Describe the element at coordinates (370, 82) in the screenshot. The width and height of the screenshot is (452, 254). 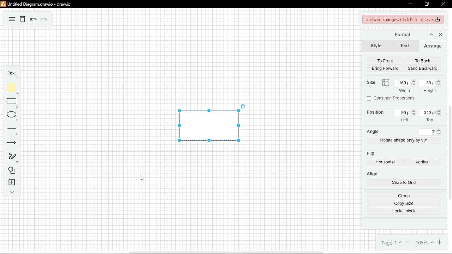
I see `size` at that location.